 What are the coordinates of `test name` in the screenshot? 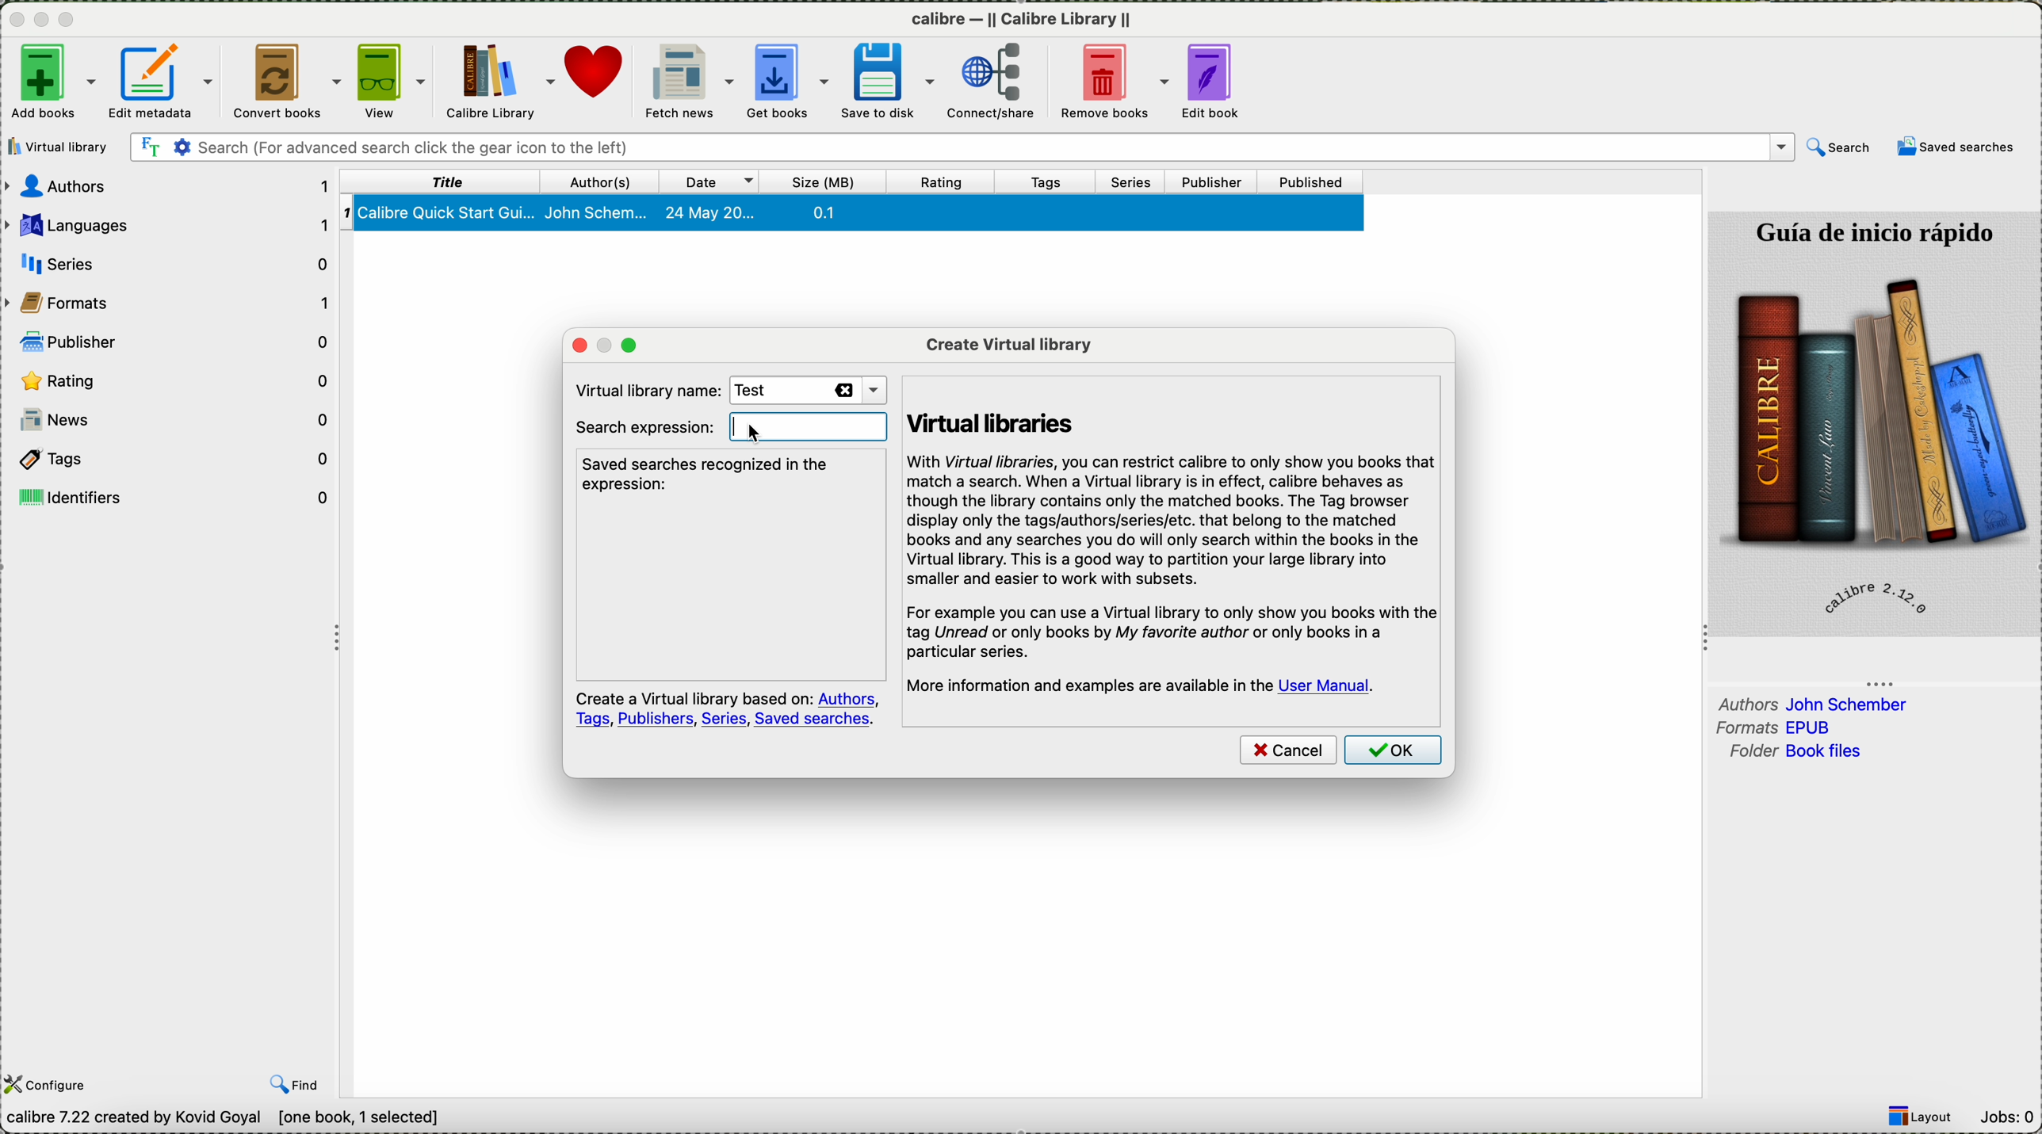 It's located at (808, 391).